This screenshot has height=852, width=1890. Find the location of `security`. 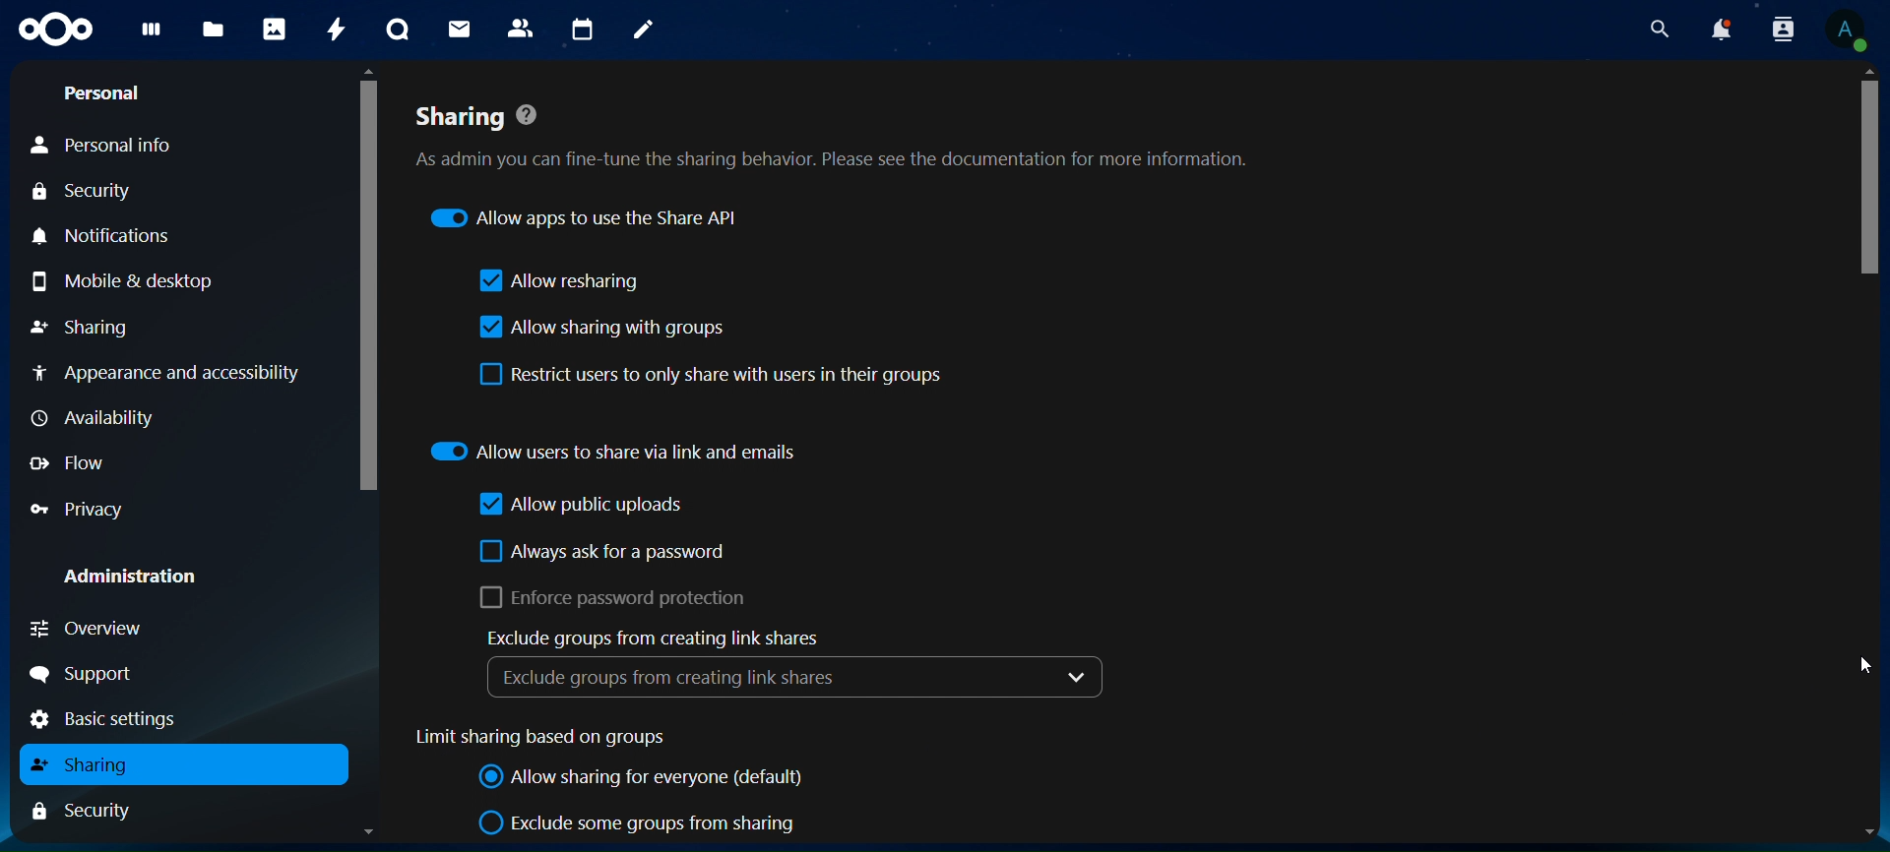

security is located at coordinates (93, 811).